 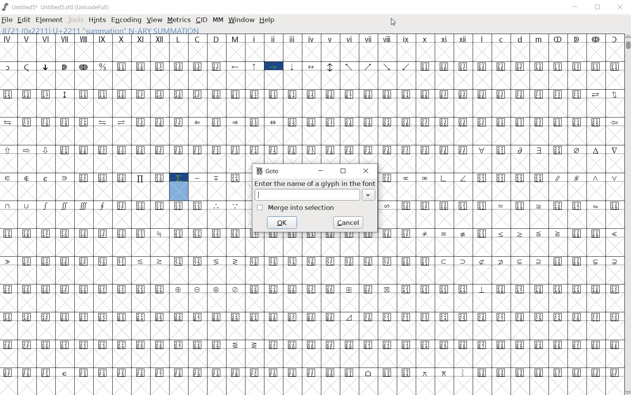 I want to click on special symbols, so click(x=313, y=344).